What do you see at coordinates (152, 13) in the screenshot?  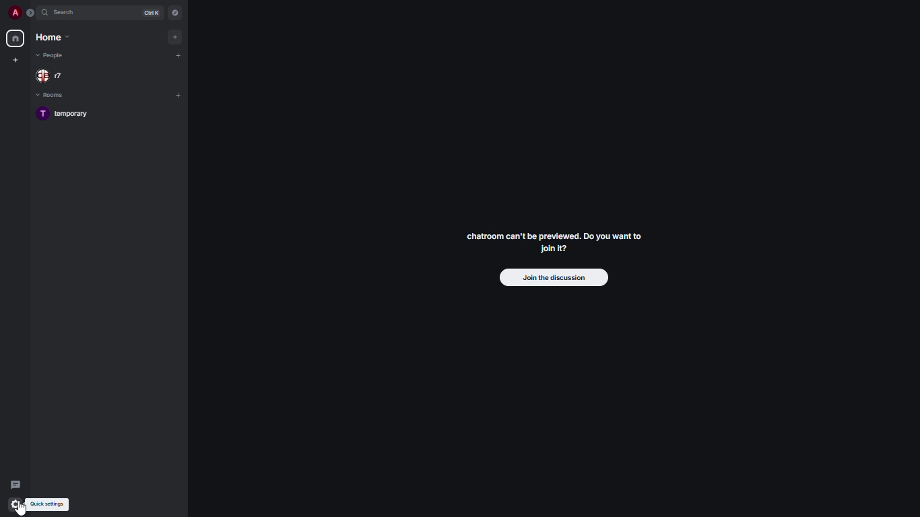 I see `ctrl K` at bounding box center [152, 13].